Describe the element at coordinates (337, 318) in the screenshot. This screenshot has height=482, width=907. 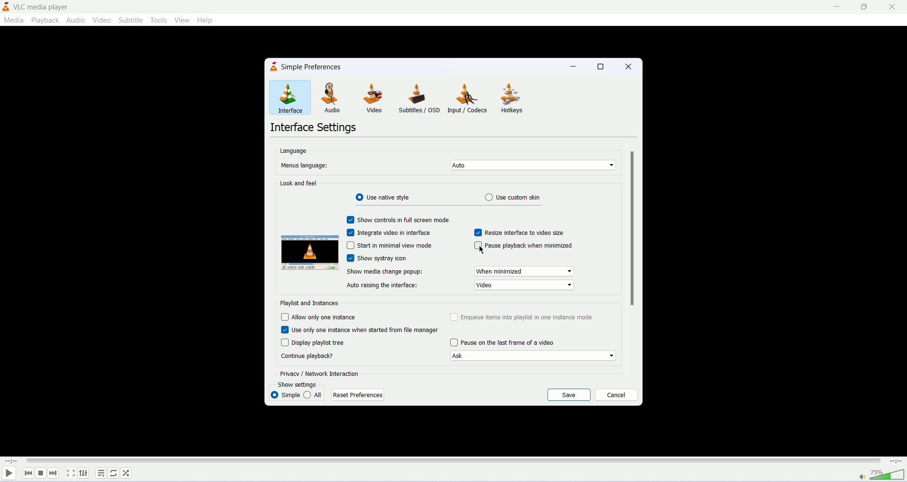
I see `allow only one instance` at that location.